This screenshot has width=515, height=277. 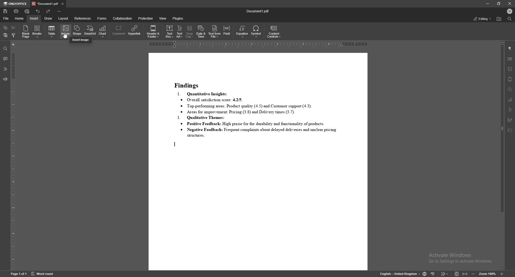 I want to click on tab, so click(x=45, y=3).